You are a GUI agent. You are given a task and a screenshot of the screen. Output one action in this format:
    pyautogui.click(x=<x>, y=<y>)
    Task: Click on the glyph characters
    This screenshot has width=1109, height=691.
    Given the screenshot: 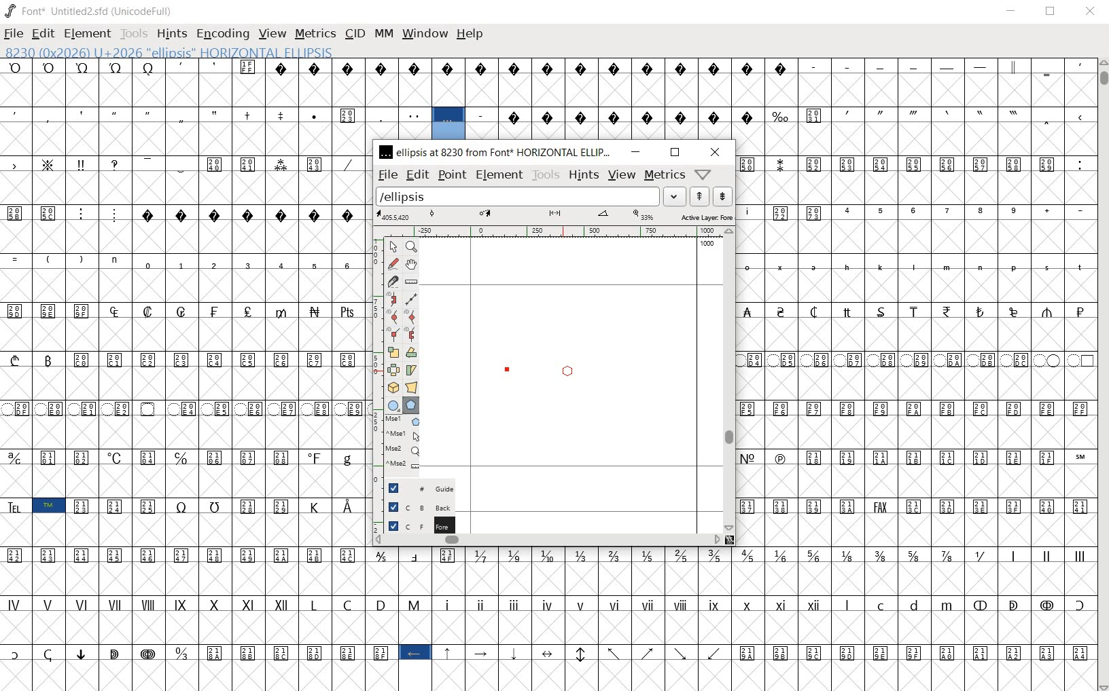 What is the action you would take?
    pyautogui.click(x=796, y=98)
    